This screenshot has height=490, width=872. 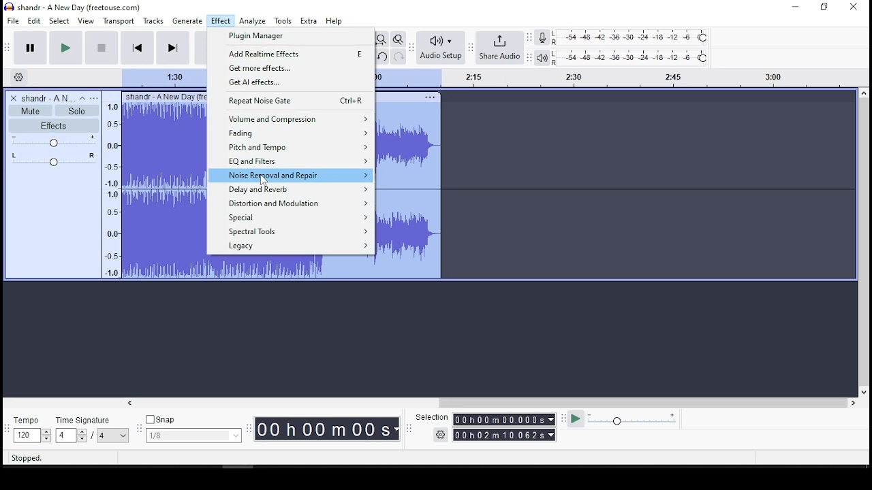 I want to click on redo, so click(x=399, y=56).